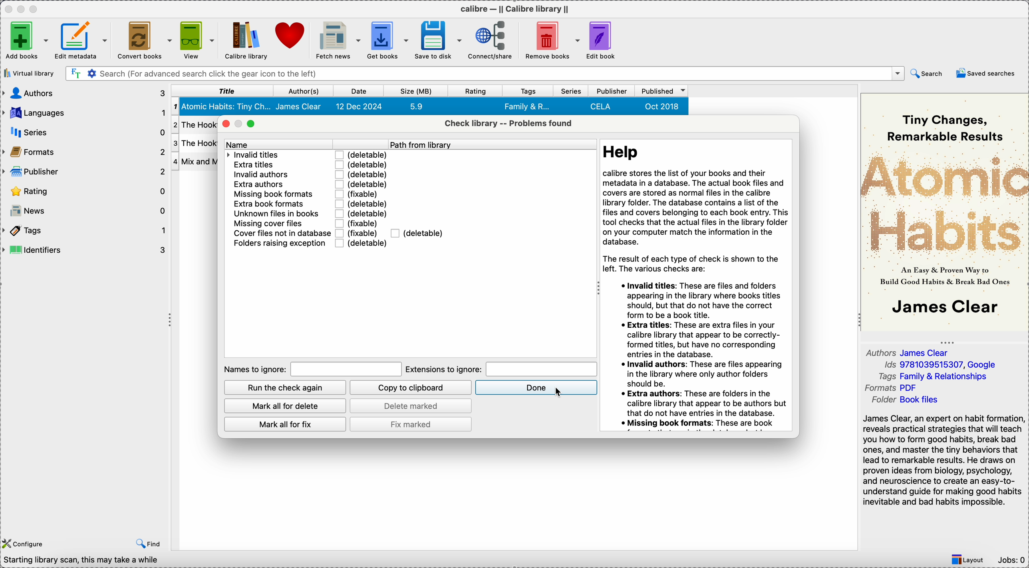 This screenshot has height=568, width=1029. Describe the element at coordinates (357, 91) in the screenshot. I see `date` at that location.